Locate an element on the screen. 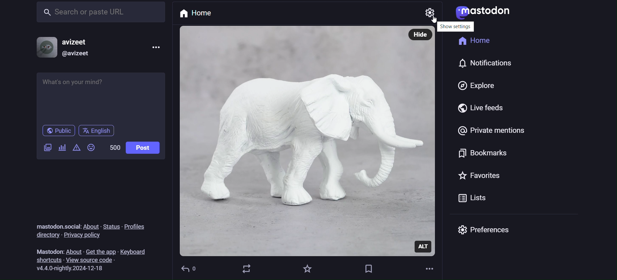 This screenshot has height=280, width=617. shortcuts is located at coordinates (46, 260).